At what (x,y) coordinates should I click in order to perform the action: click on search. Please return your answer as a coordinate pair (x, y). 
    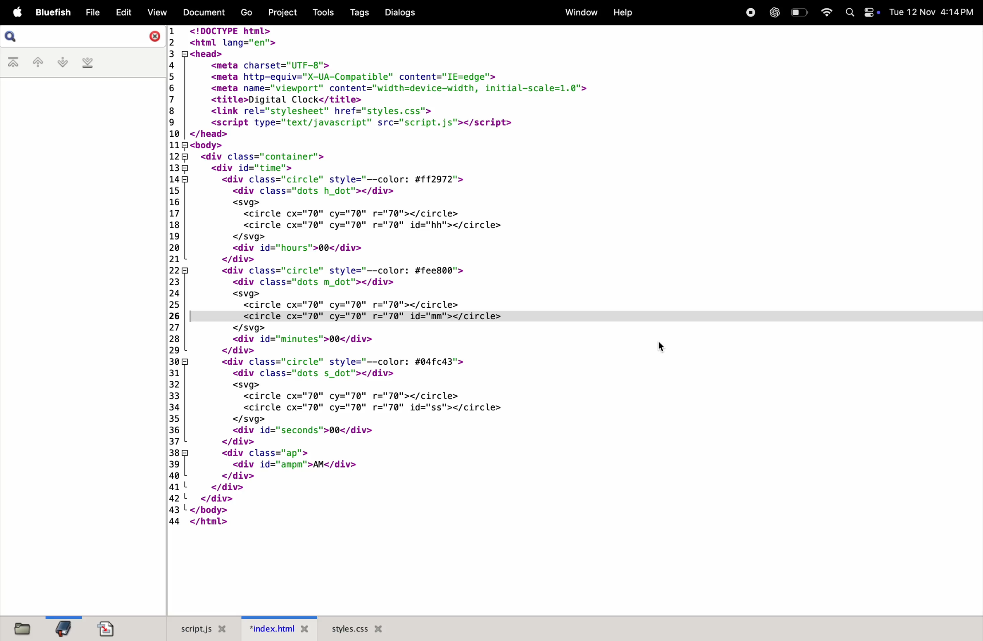
    Looking at the image, I should click on (12, 36).